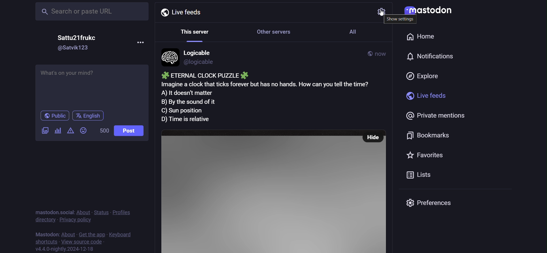  Describe the element at coordinates (78, 38) in the screenshot. I see `Sattu21frukc` at that location.